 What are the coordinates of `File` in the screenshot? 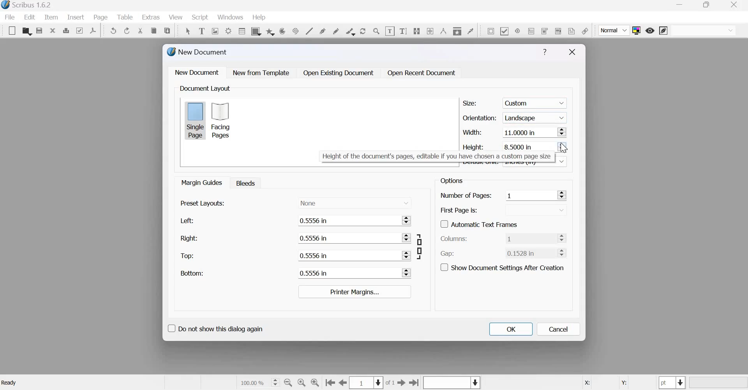 It's located at (12, 17).